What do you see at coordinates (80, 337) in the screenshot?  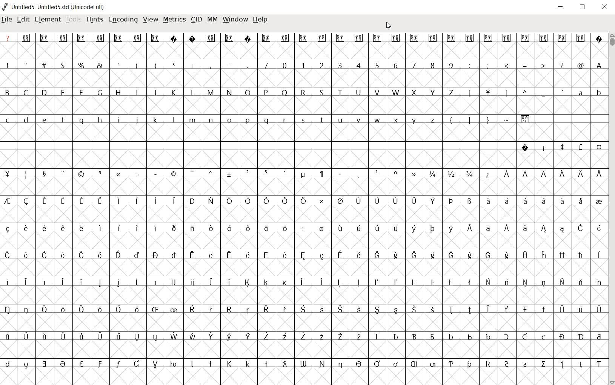 I see `Symbol` at bounding box center [80, 337].